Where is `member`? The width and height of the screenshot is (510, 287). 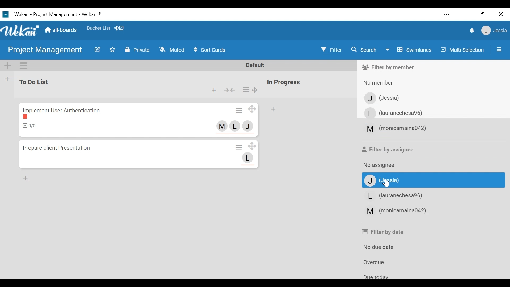
member is located at coordinates (236, 125).